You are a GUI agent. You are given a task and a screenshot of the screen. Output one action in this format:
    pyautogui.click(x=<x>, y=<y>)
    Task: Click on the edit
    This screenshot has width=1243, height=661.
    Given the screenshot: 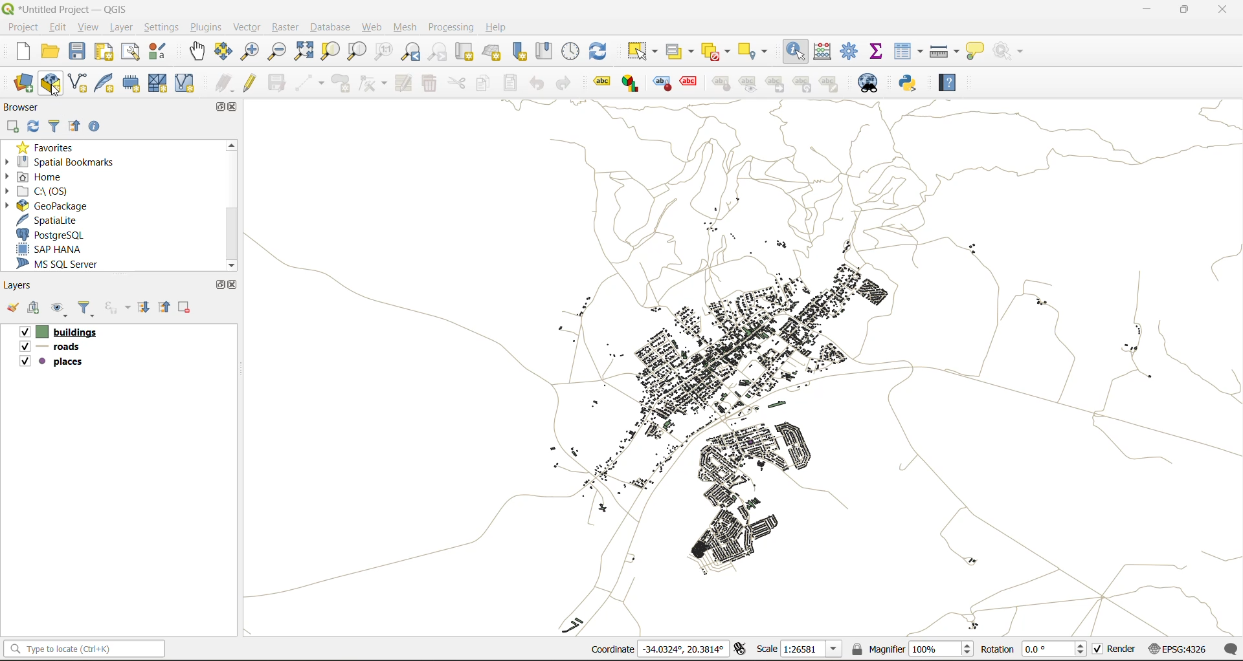 What is the action you would take?
    pyautogui.click(x=59, y=27)
    